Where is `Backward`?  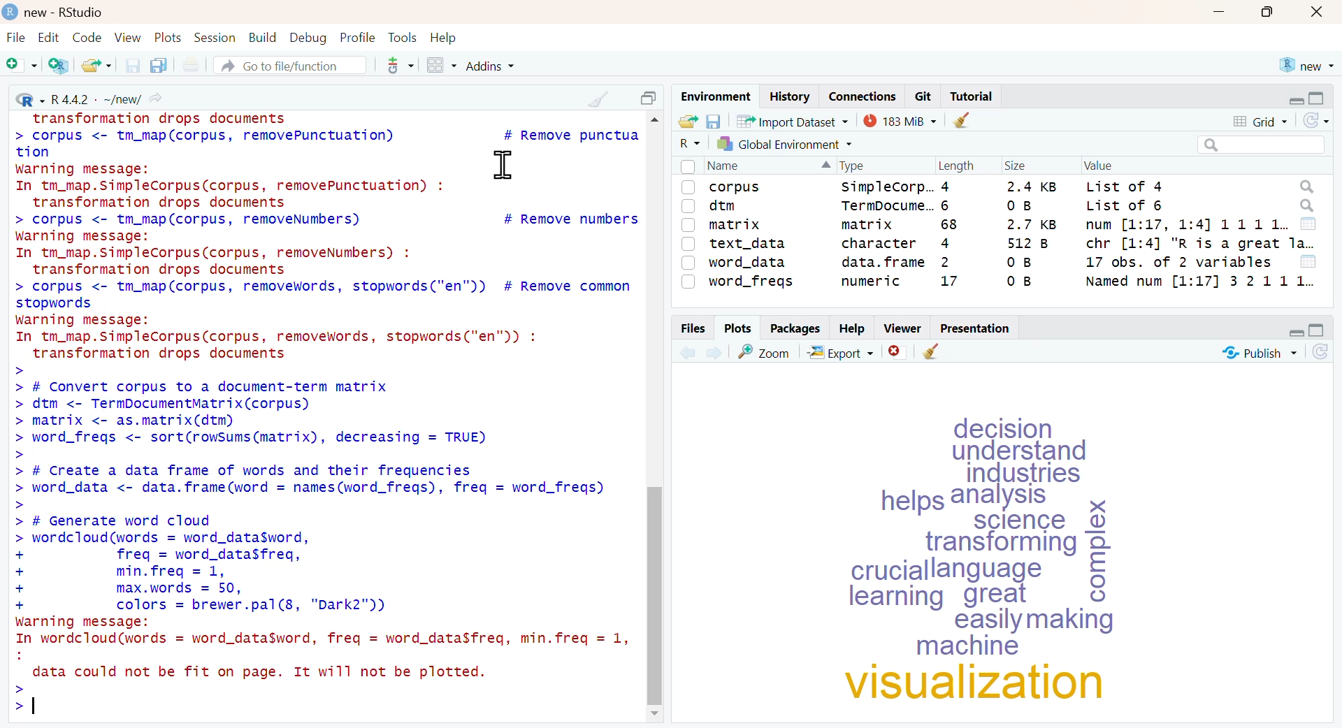
Backward is located at coordinates (686, 352).